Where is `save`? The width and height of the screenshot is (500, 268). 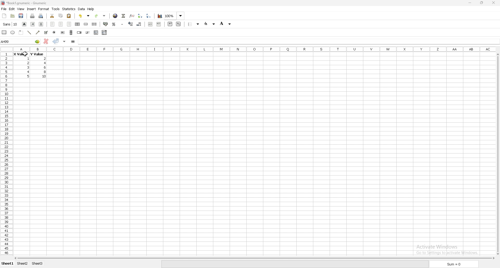
save is located at coordinates (21, 16).